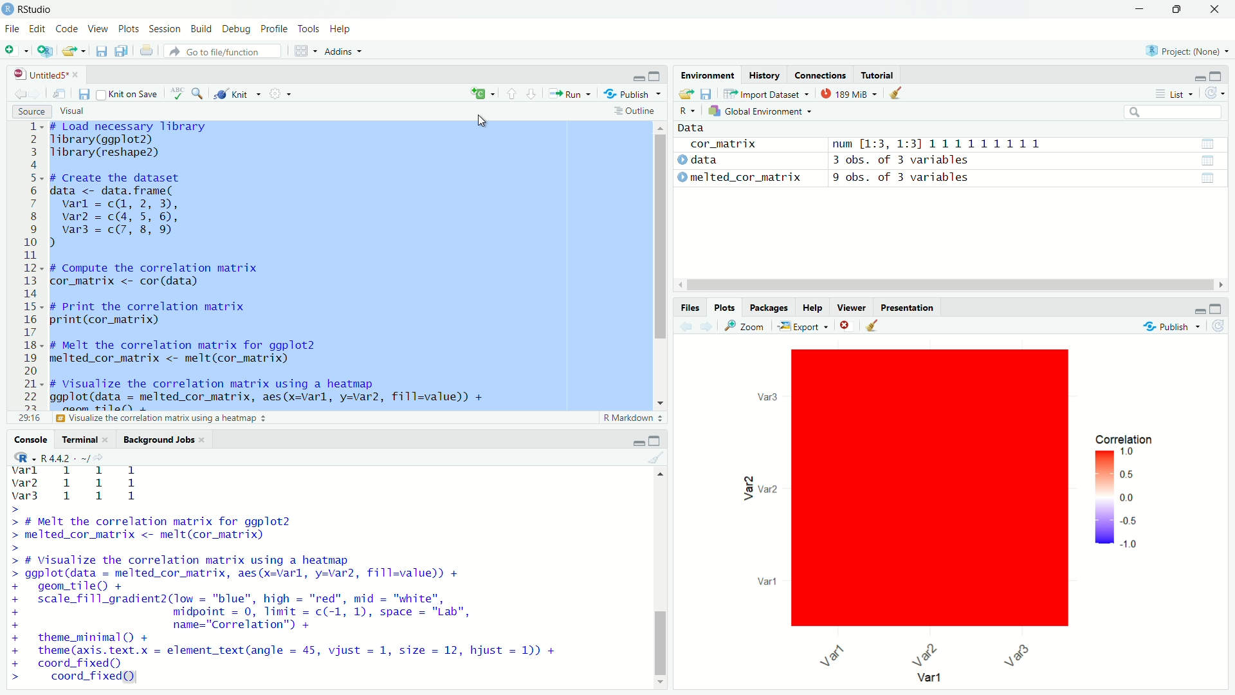 This screenshot has width=1235, height=695. What do you see at coordinates (101, 51) in the screenshot?
I see `save current file` at bounding box center [101, 51].